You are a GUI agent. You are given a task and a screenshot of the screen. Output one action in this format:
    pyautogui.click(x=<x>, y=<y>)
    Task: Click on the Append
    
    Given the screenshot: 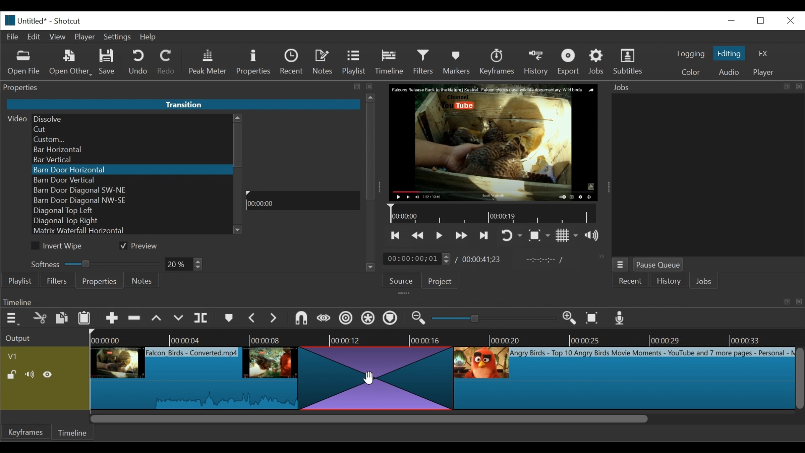 What is the action you would take?
    pyautogui.click(x=112, y=318)
    